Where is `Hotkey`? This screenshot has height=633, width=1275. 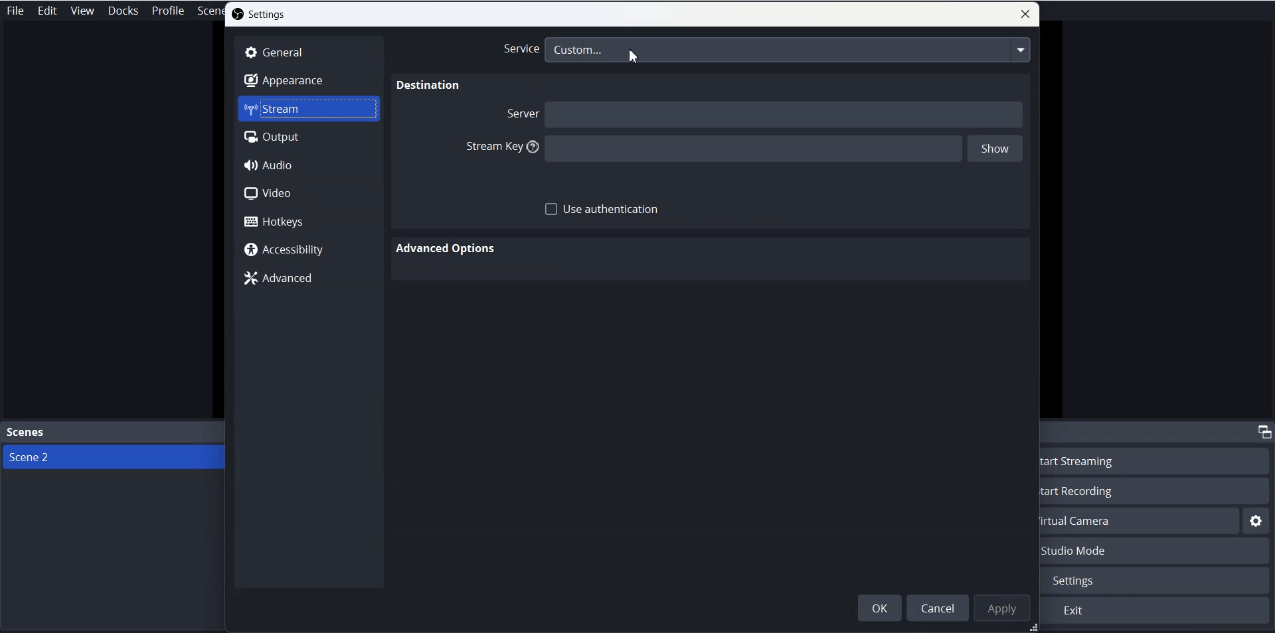
Hotkey is located at coordinates (308, 221).